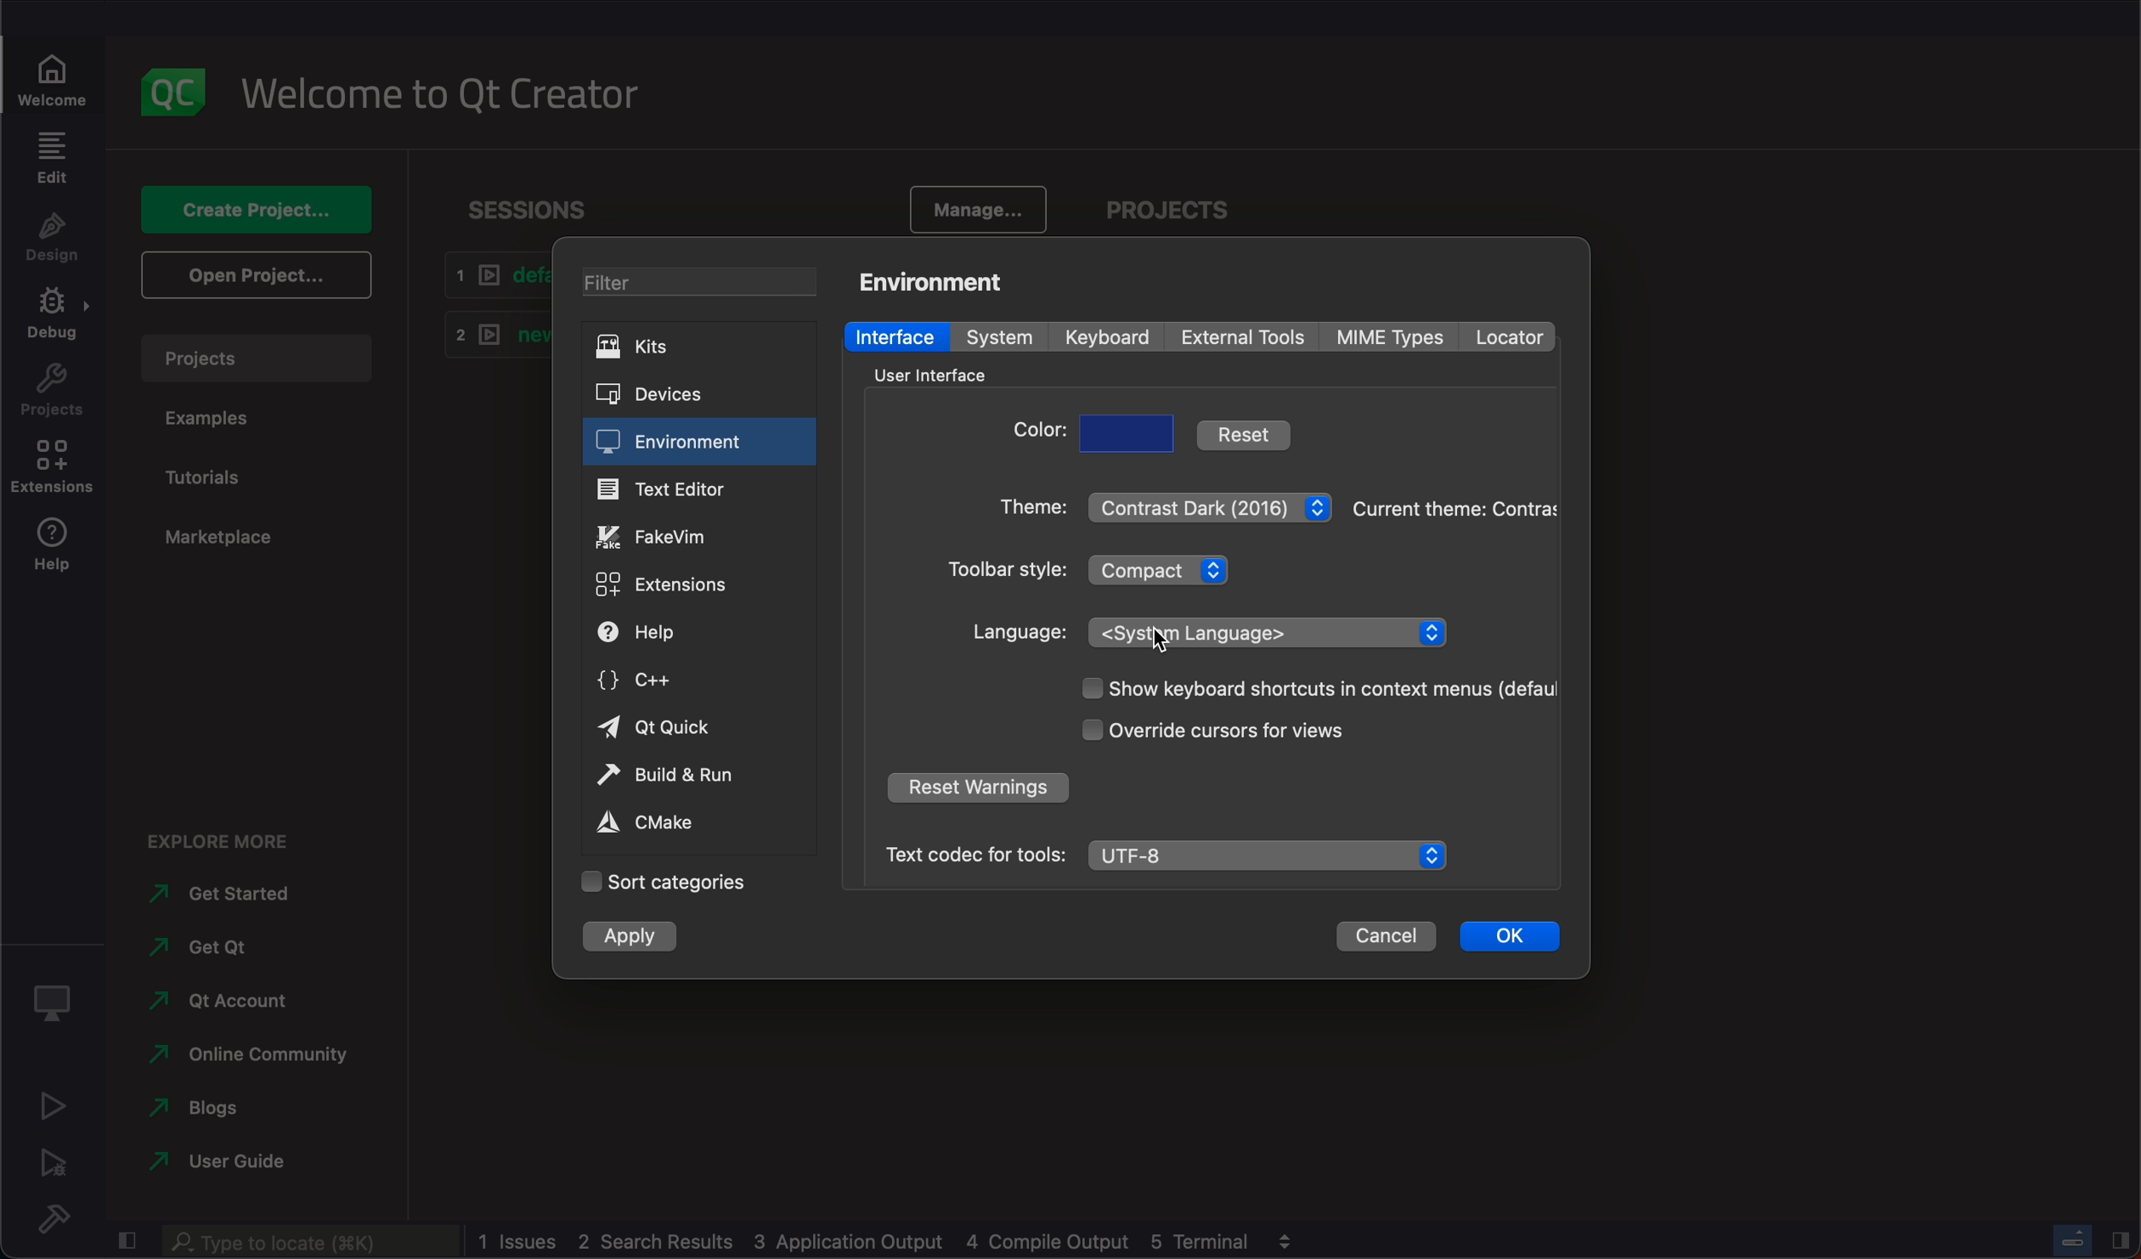 Image resolution: width=2141 pixels, height=1259 pixels. What do you see at coordinates (1268, 853) in the screenshot?
I see `UTF-8` at bounding box center [1268, 853].